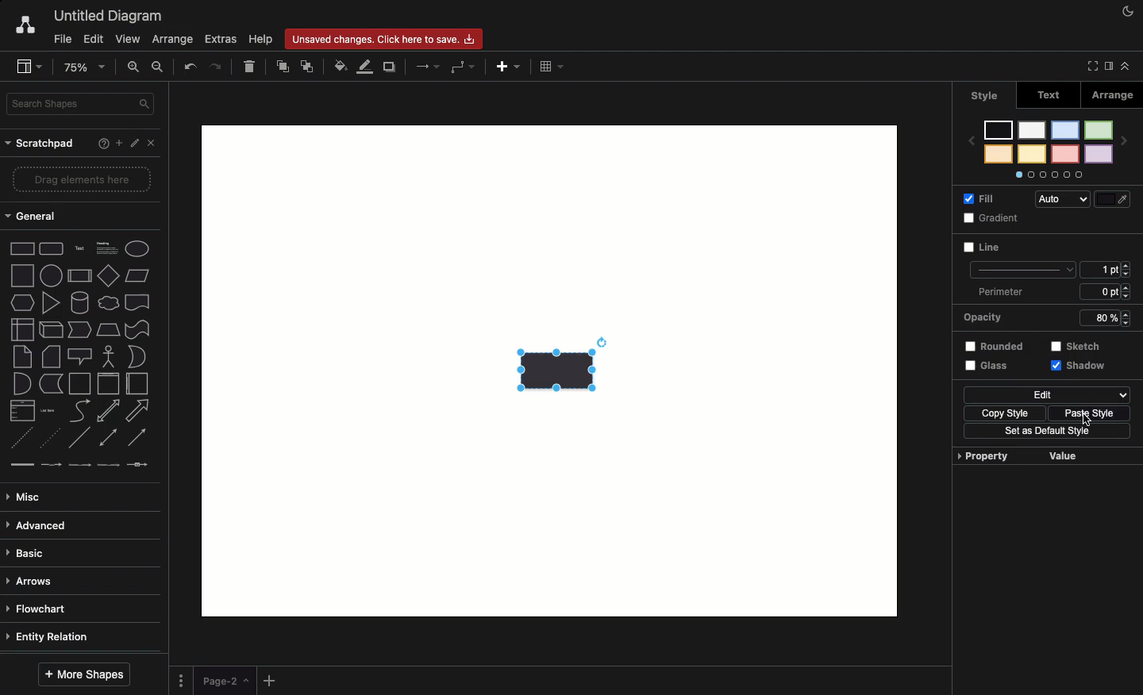 This screenshot has width=1143, height=695. What do you see at coordinates (1122, 140) in the screenshot?
I see `next` at bounding box center [1122, 140].